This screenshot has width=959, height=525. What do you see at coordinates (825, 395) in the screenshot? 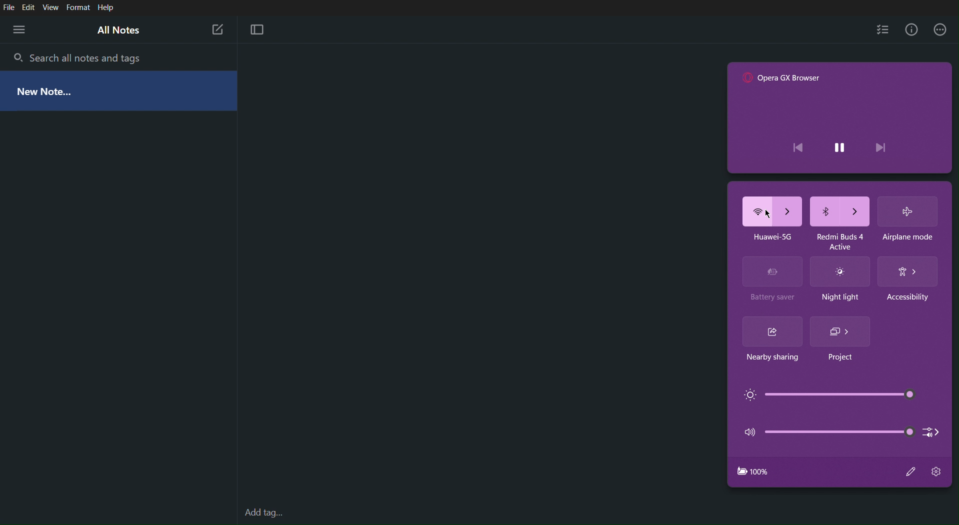
I see `Brightness` at bounding box center [825, 395].